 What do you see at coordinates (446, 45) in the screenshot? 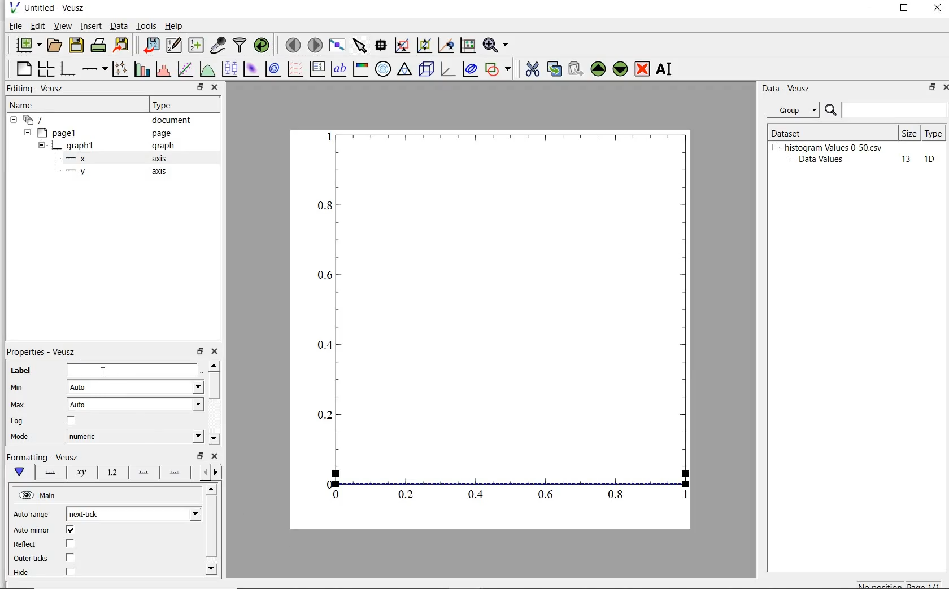
I see `click to zoom out on graph axes` at bounding box center [446, 45].